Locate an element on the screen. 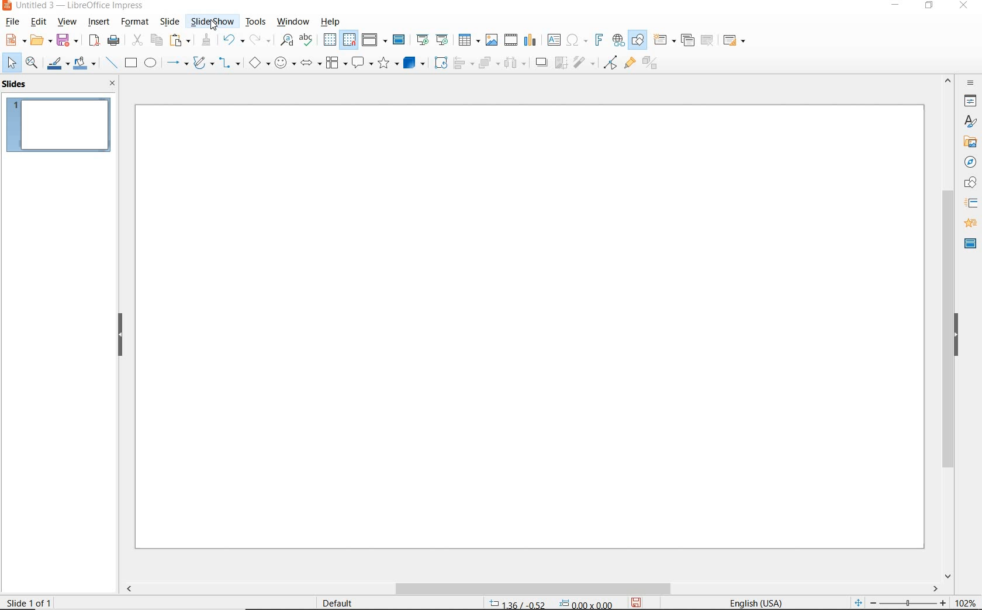  FIND AND REPLACE is located at coordinates (286, 41).